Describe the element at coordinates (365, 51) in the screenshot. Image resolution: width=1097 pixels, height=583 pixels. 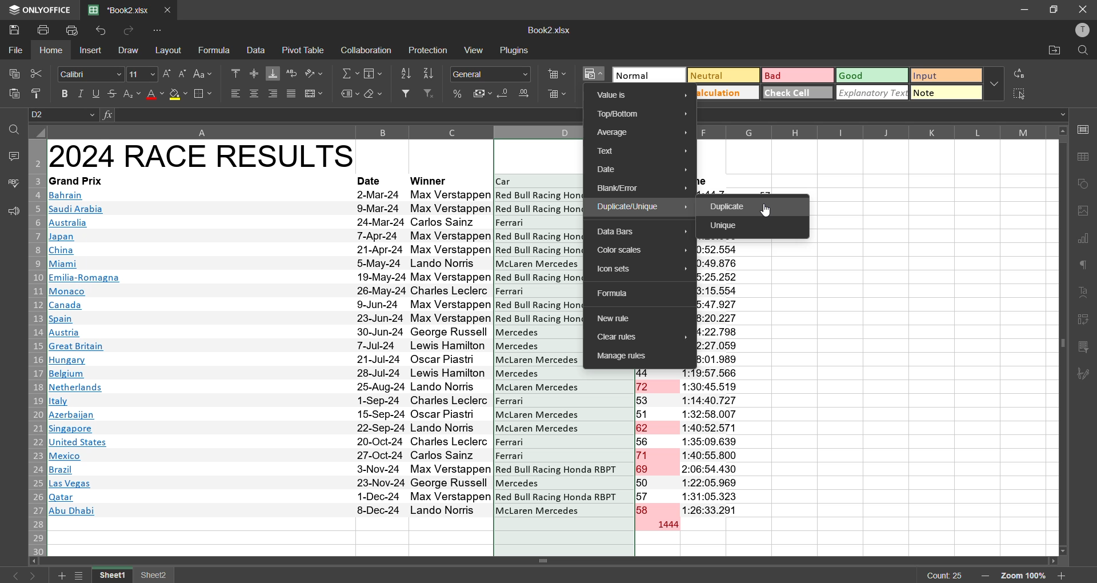
I see `collaboration` at that location.